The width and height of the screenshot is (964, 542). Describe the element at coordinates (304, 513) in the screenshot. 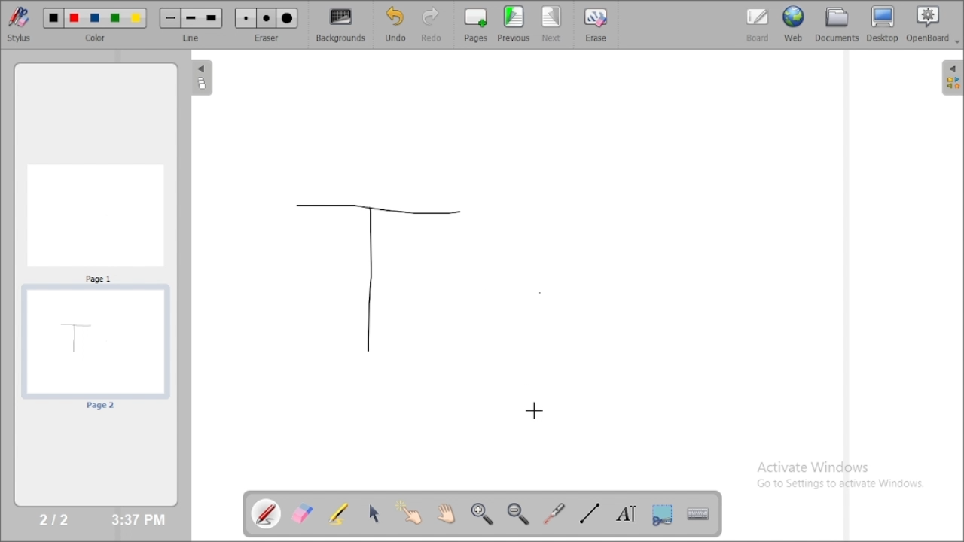

I see `erase annotation` at that location.